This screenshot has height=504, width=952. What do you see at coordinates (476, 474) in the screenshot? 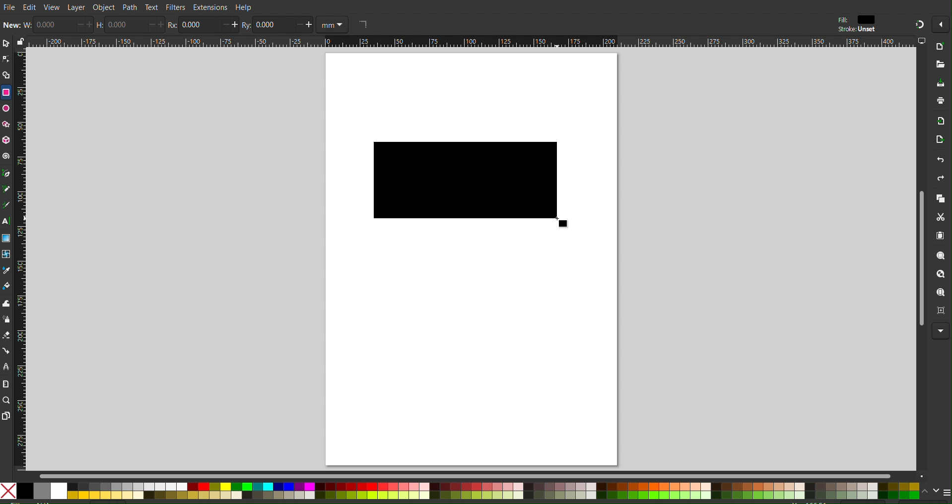
I see `Scrollbar` at bounding box center [476, 474].